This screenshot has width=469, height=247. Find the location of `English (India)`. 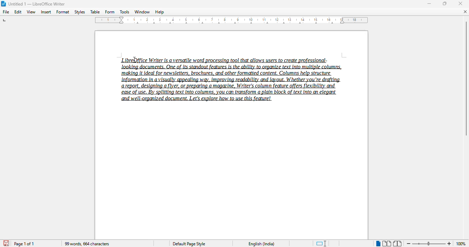

English (India) is located at coordinates (262, 244).